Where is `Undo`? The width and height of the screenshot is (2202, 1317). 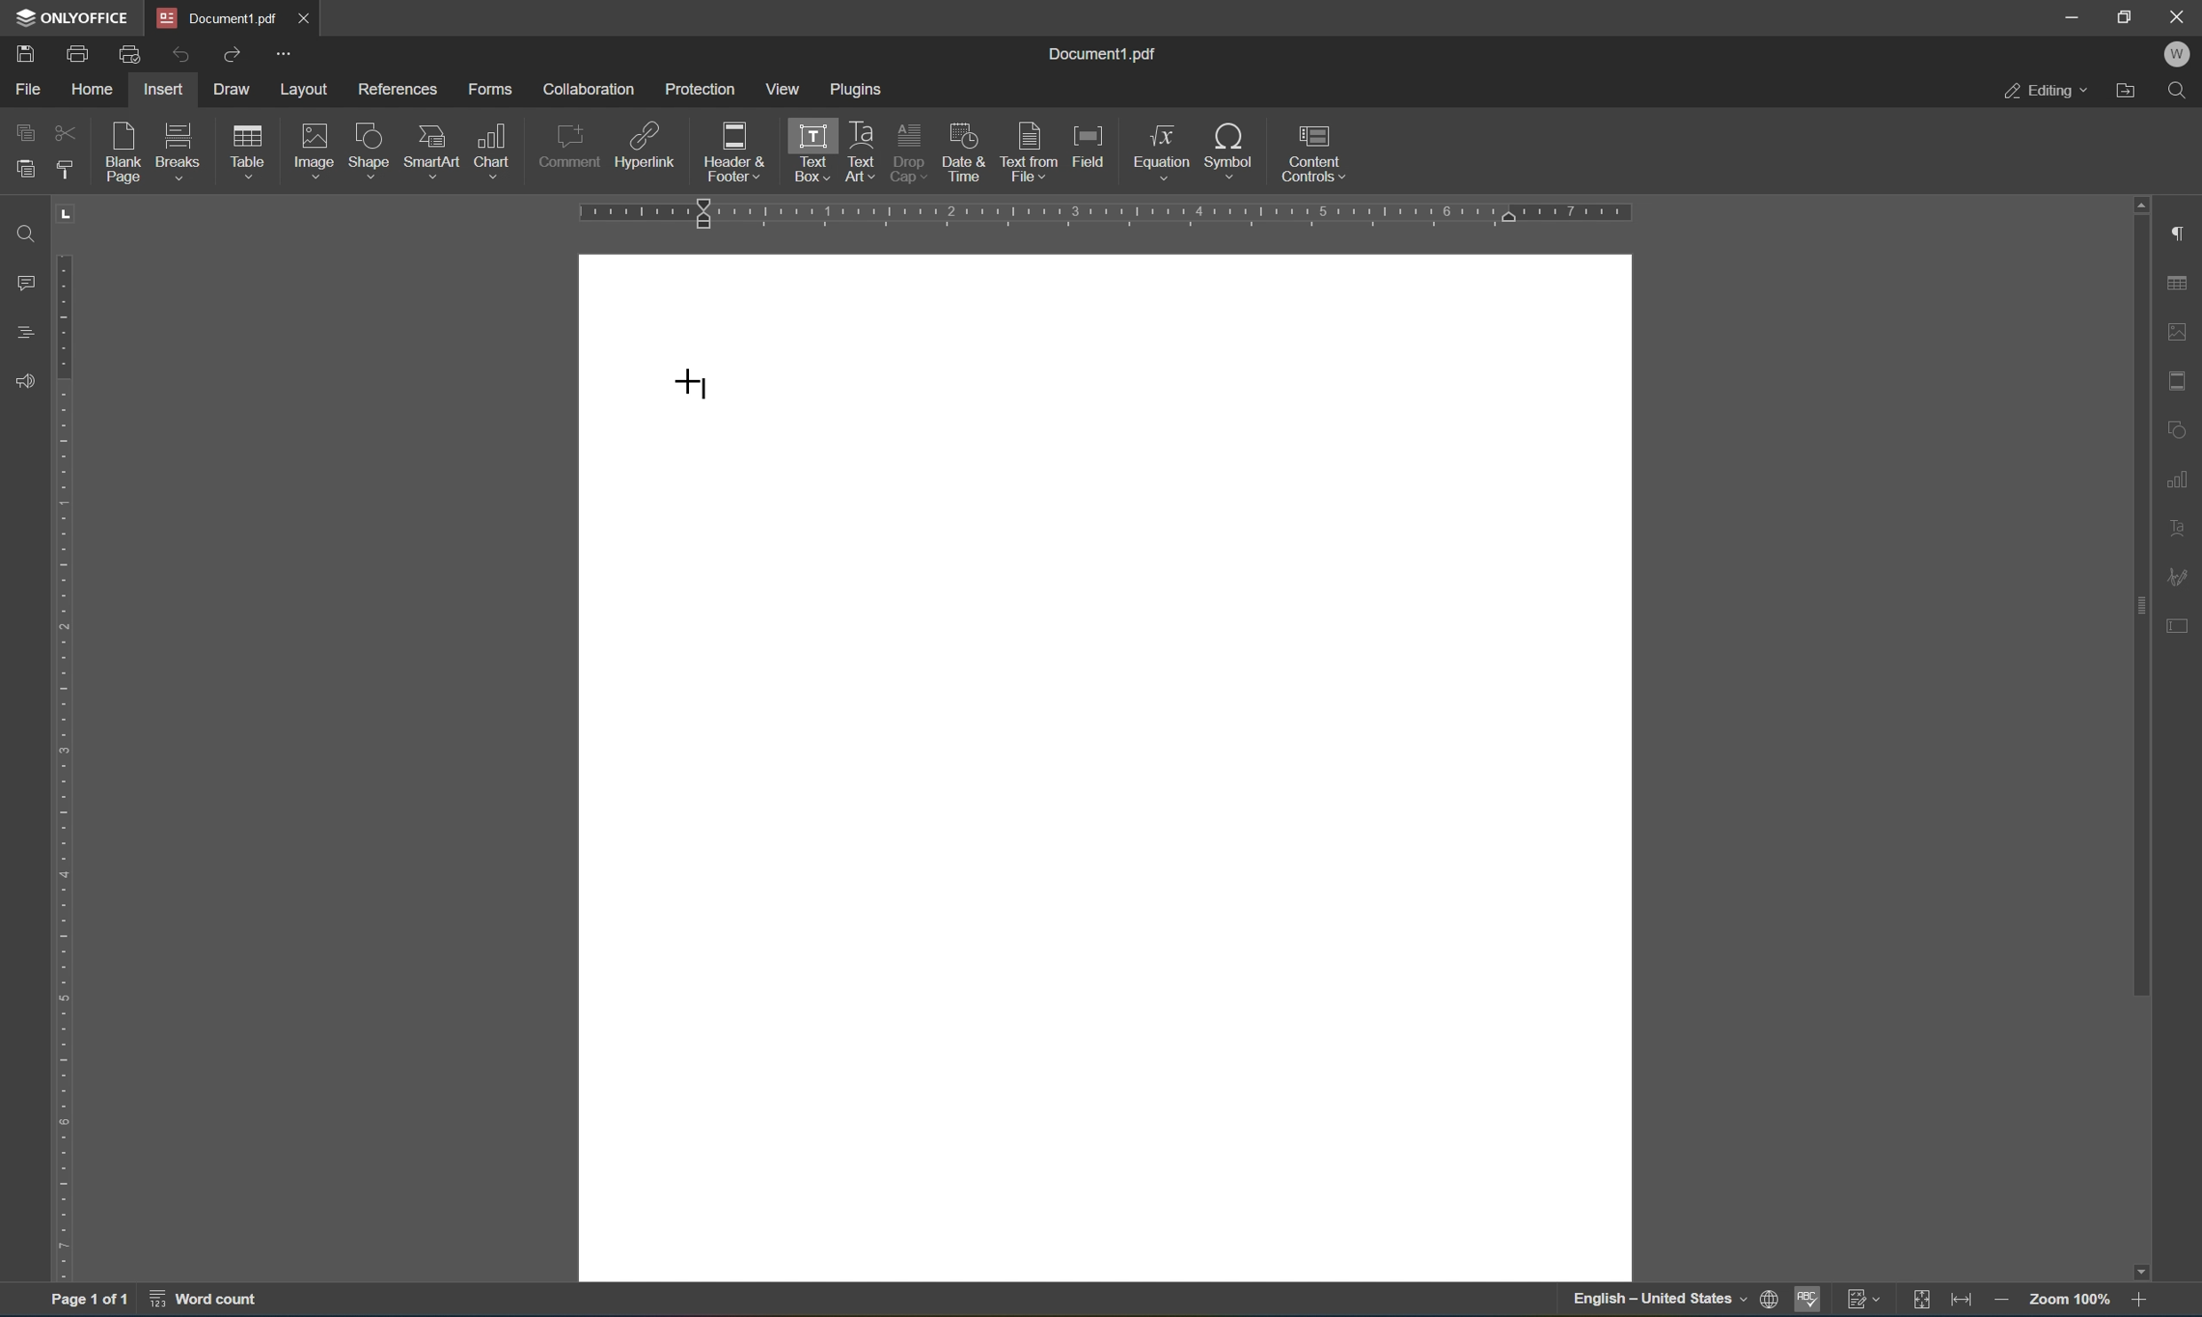
Undo is located at coordinates (178, 58).